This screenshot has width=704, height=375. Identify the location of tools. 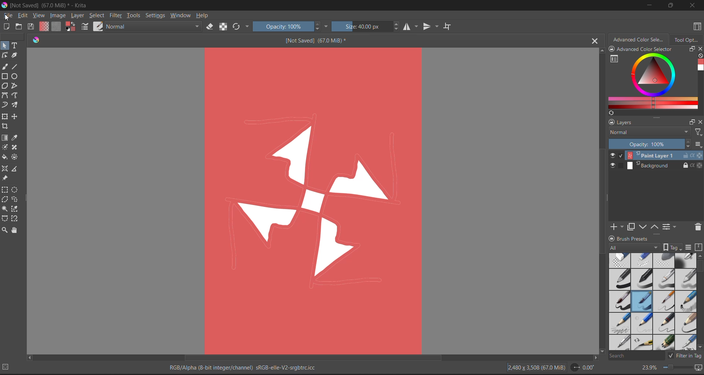
(5, 55).